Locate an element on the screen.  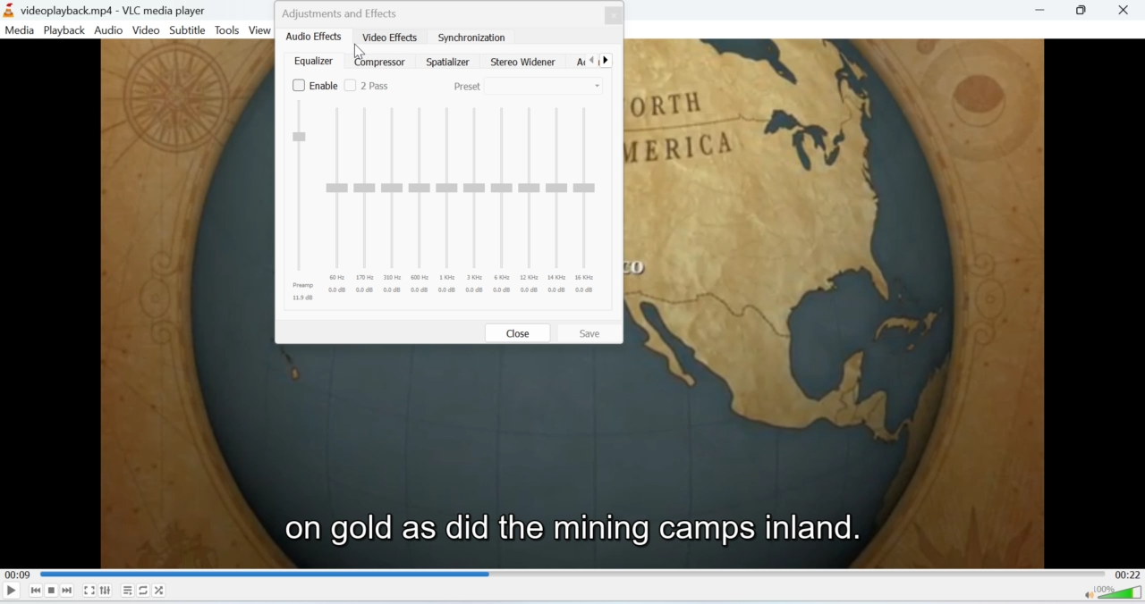
video effects is located at coordinates (390, 38).